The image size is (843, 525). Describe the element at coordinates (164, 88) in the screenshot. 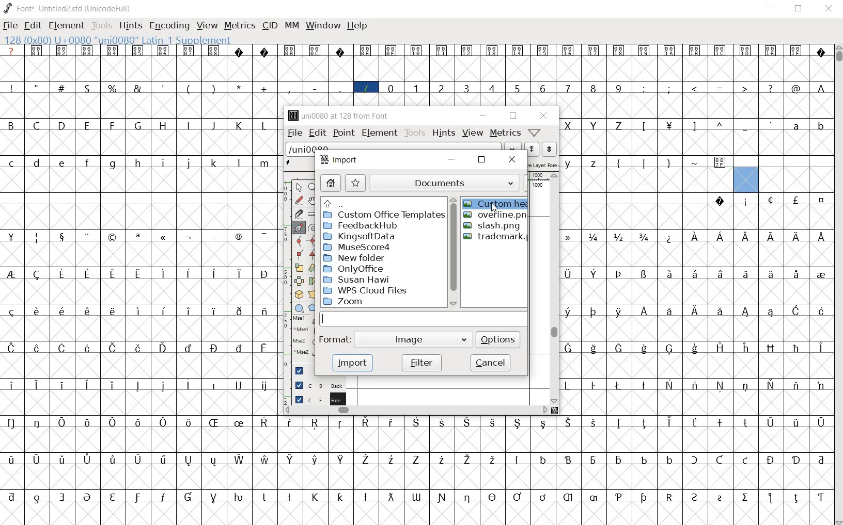

I see `glyph` at that location.